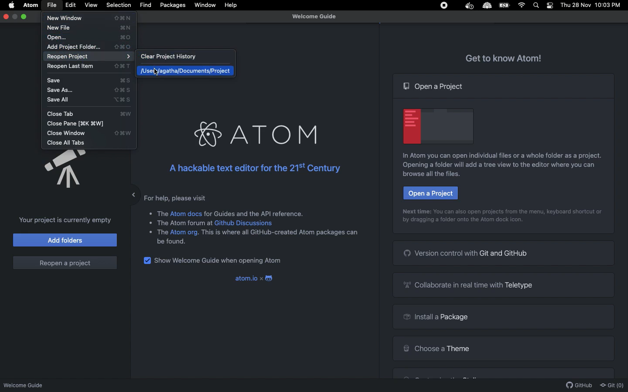 This screenshot has width=628, height=392. Describe the element at coordinates (12, 4) in the screenshot. I see `Apple logo` at that location.